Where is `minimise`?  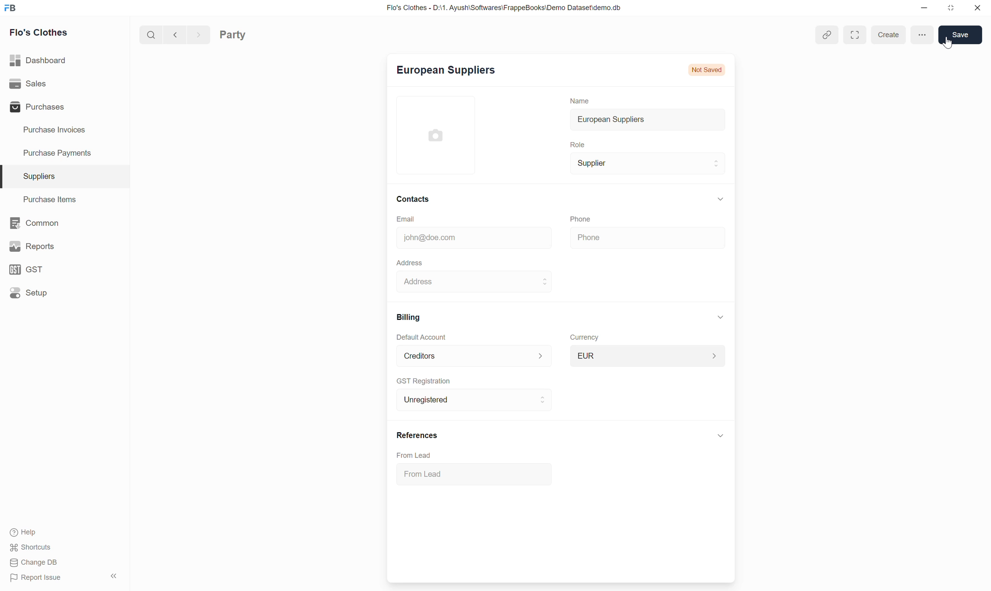 minimise is located at coordinates (922, 8).